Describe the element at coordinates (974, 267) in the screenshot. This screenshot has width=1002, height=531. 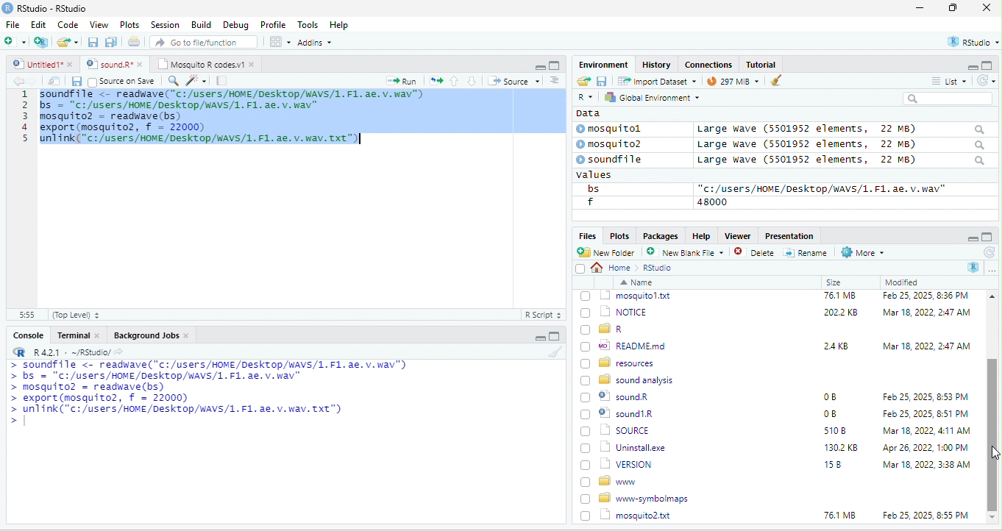
I see `R` at that location.